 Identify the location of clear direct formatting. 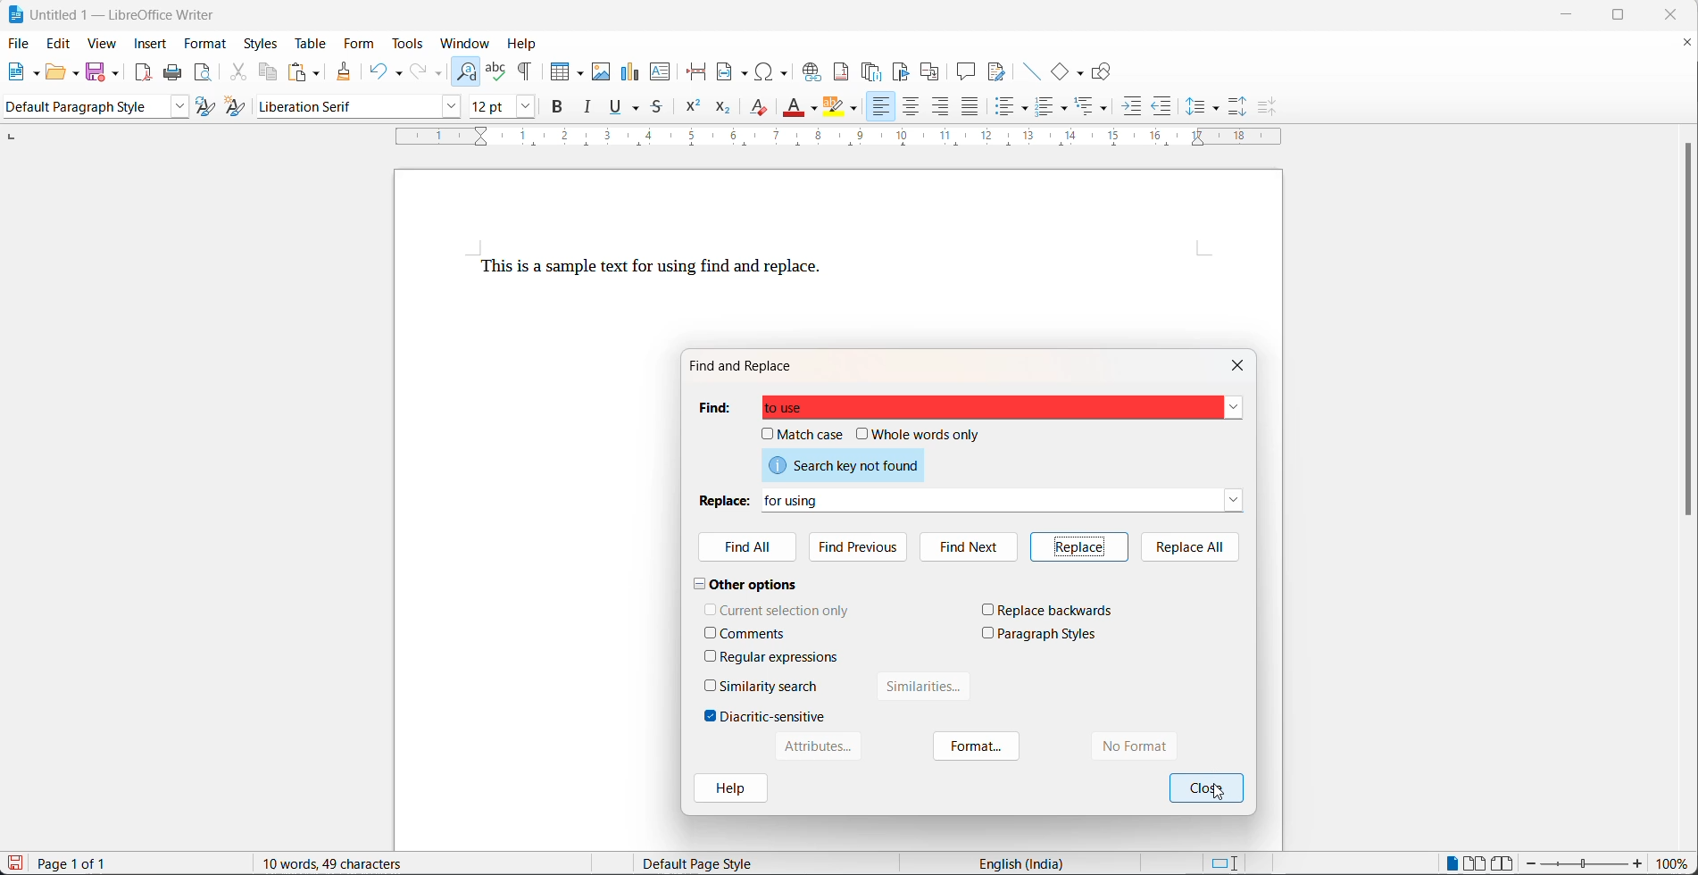
(758, 111).